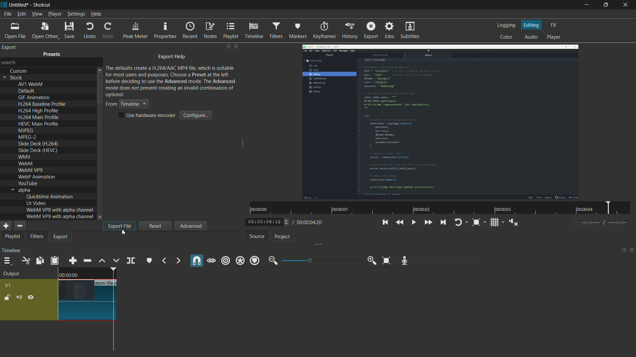 The image size is (636, 357). I want to click on search, so click(10, 62).